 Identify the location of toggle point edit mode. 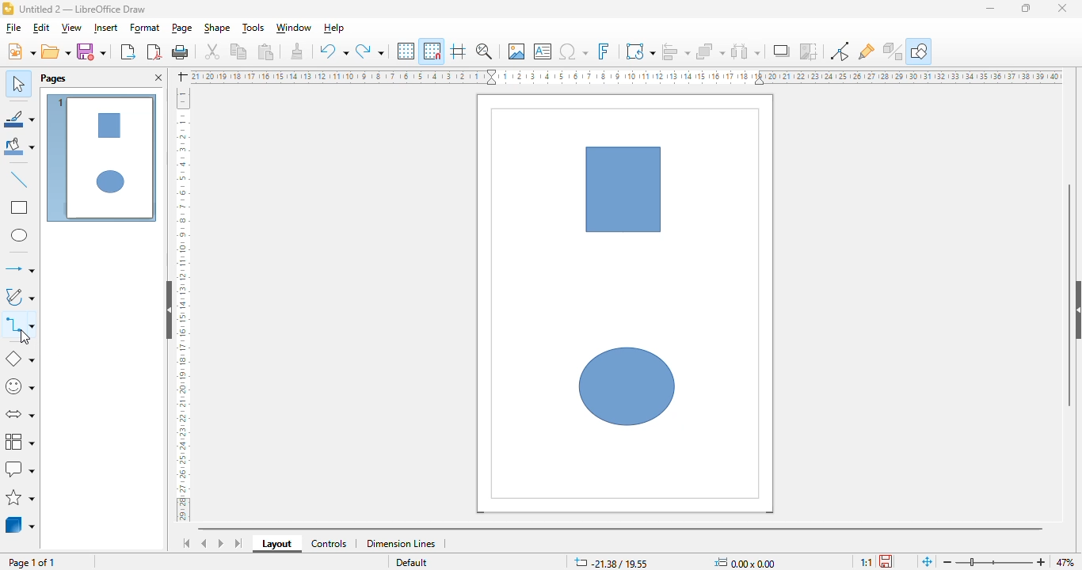
(840, 51).